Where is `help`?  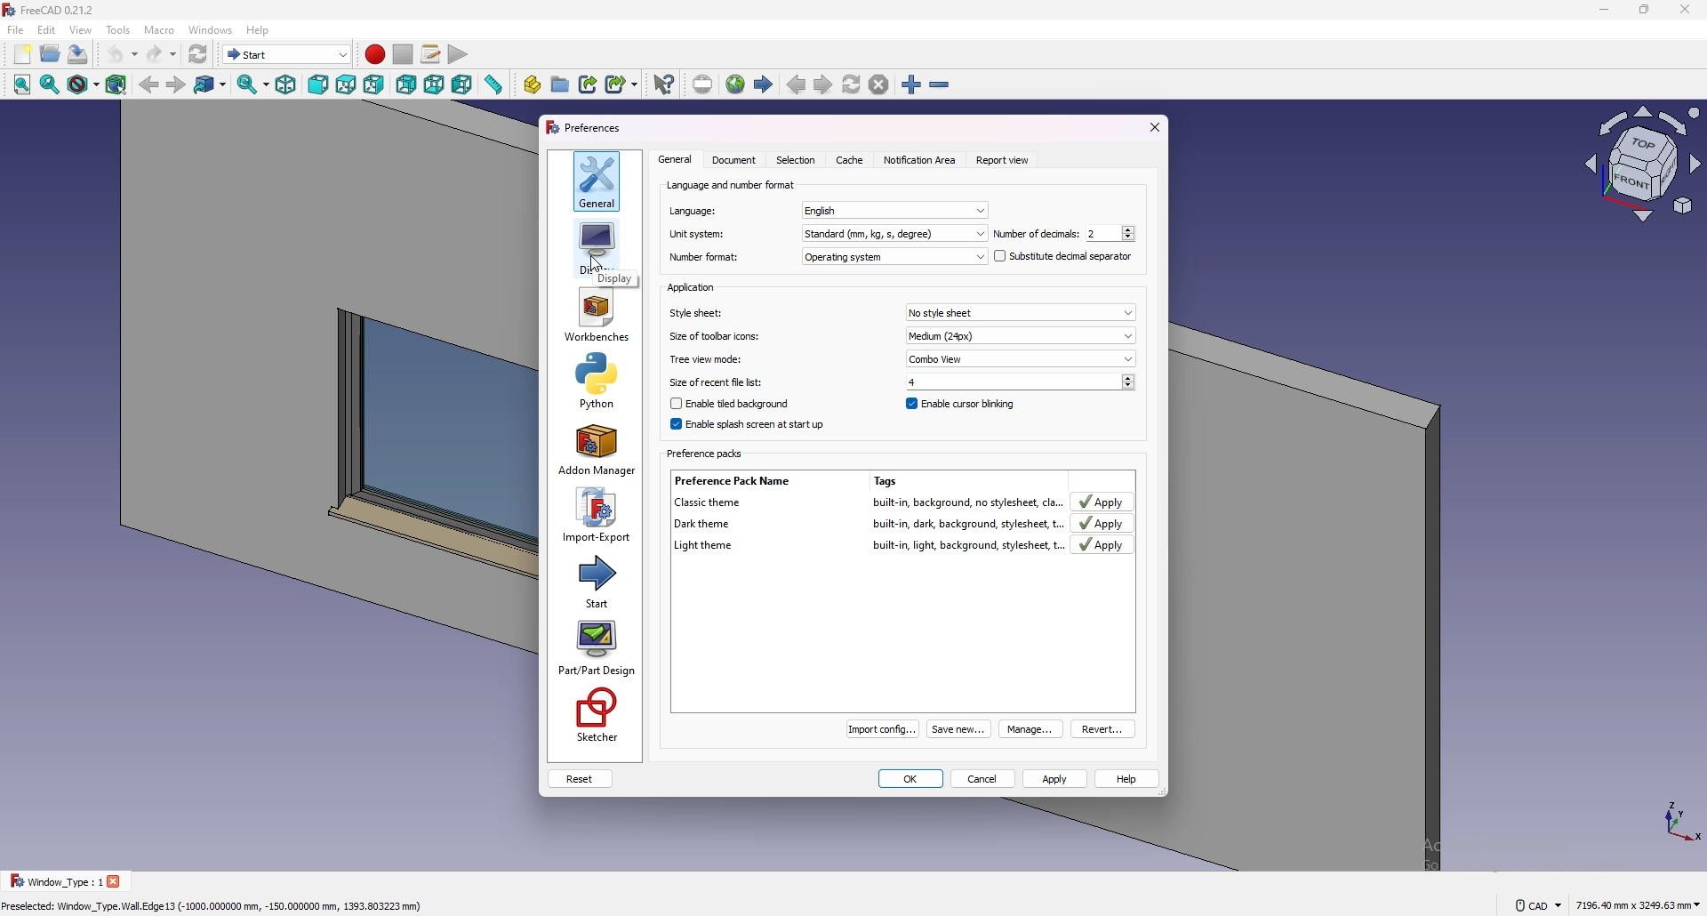
help is located at coordinates (257, 30).